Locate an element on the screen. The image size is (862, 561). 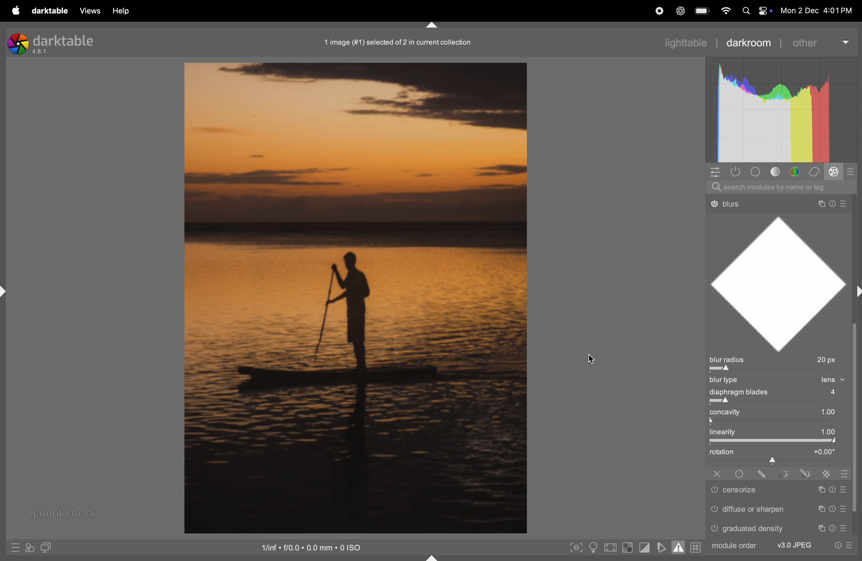
correct is located at coordinates (816, 171).